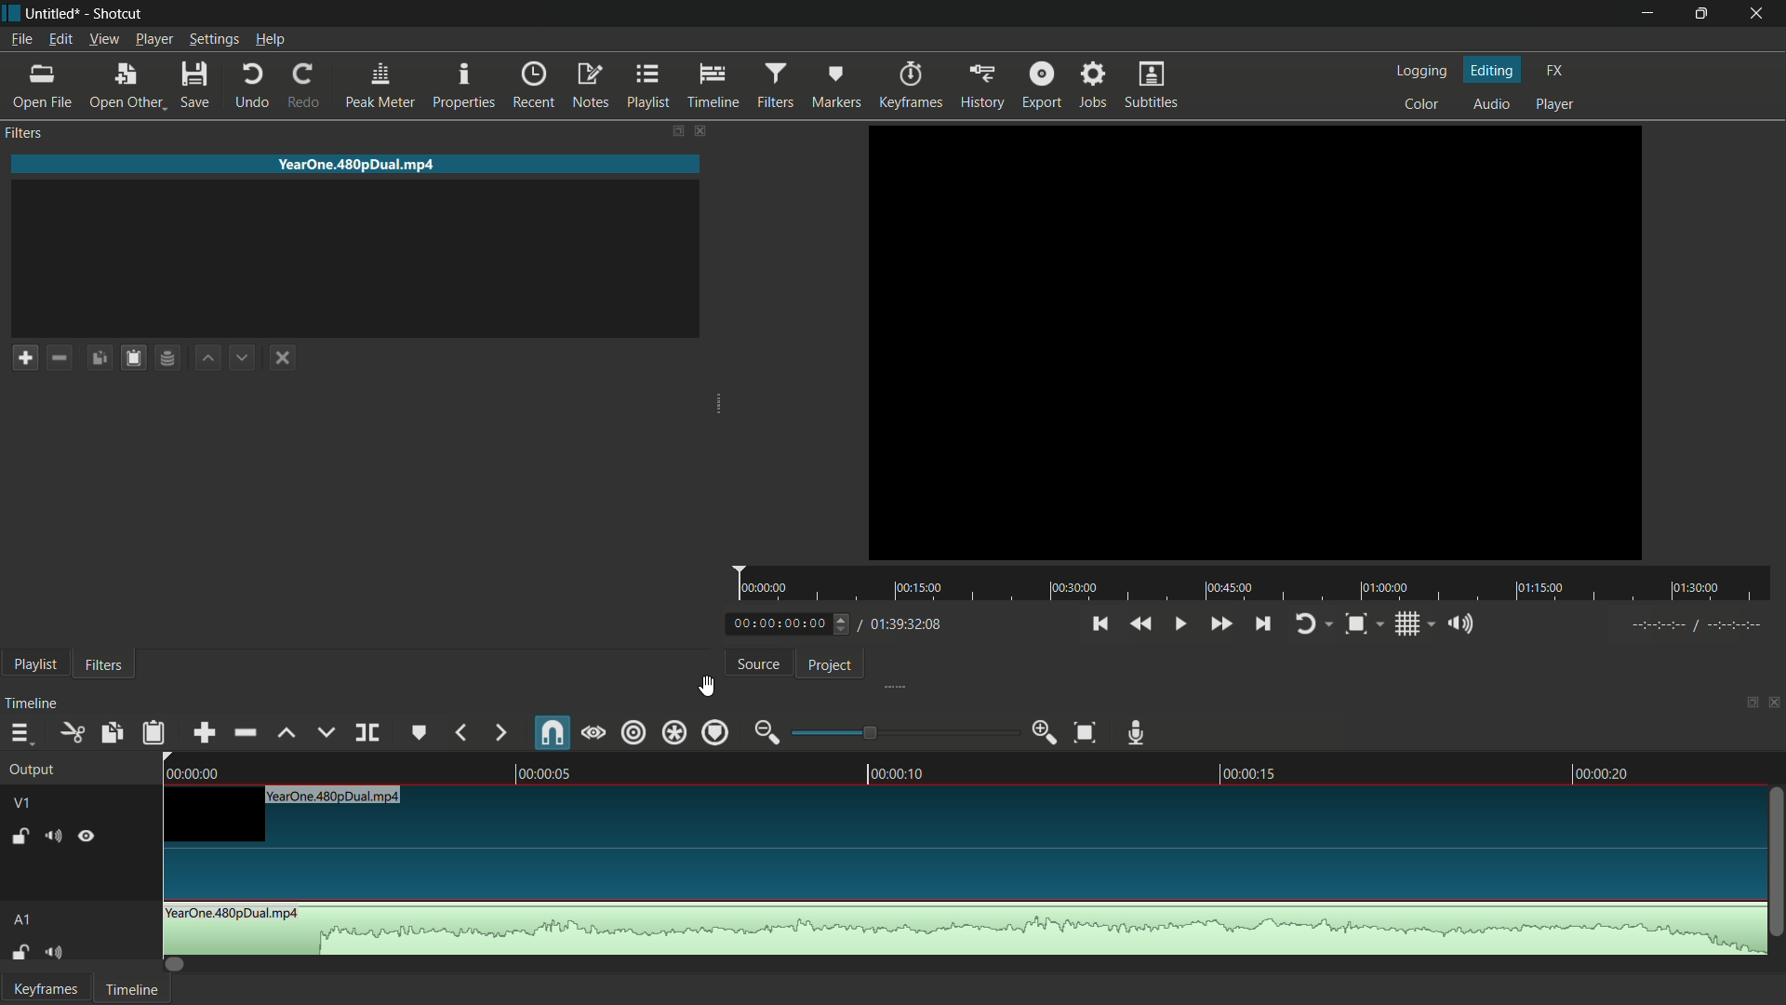 The image size is (1786, 1005). What do you see at coordinates (757, 666) in the screenshot?
I see `source` at bounding box center [757, 666].